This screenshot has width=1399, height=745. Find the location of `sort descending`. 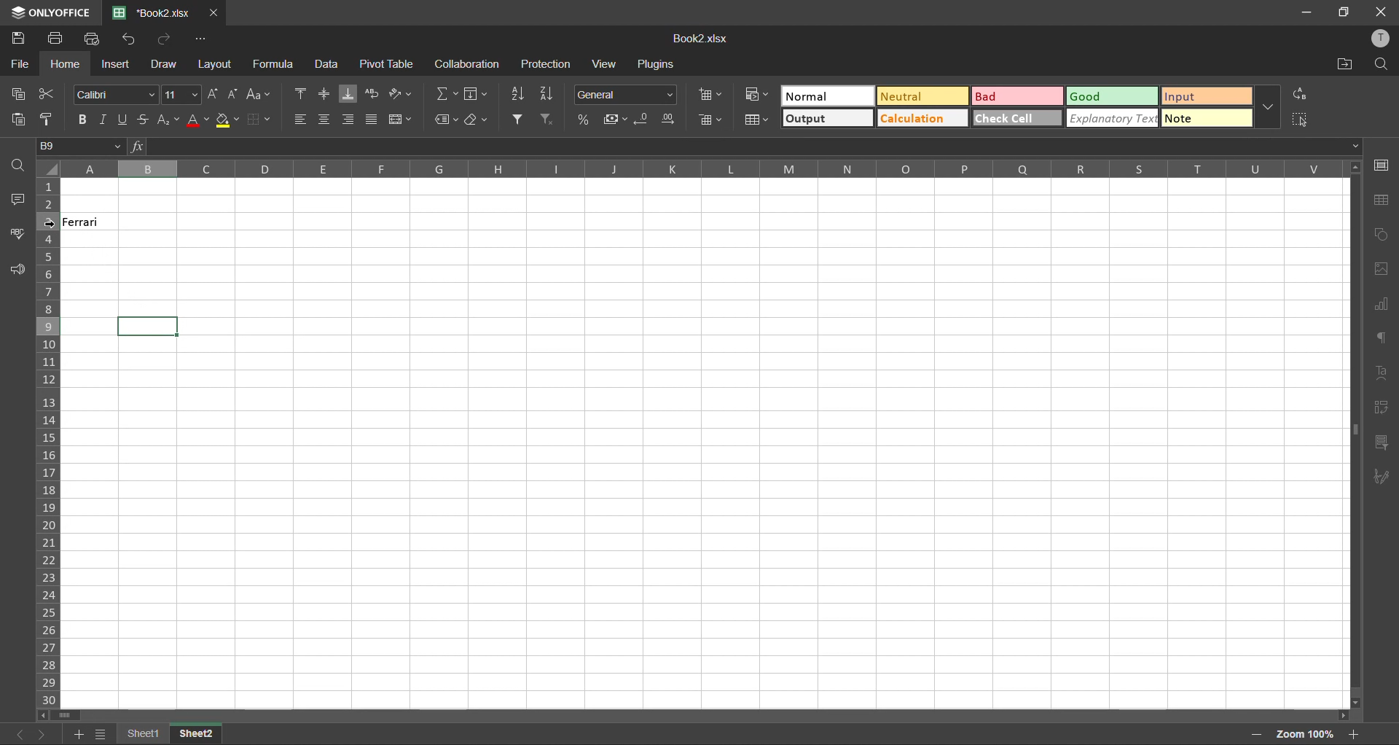

sort descending is located at coordinates (550, 93).